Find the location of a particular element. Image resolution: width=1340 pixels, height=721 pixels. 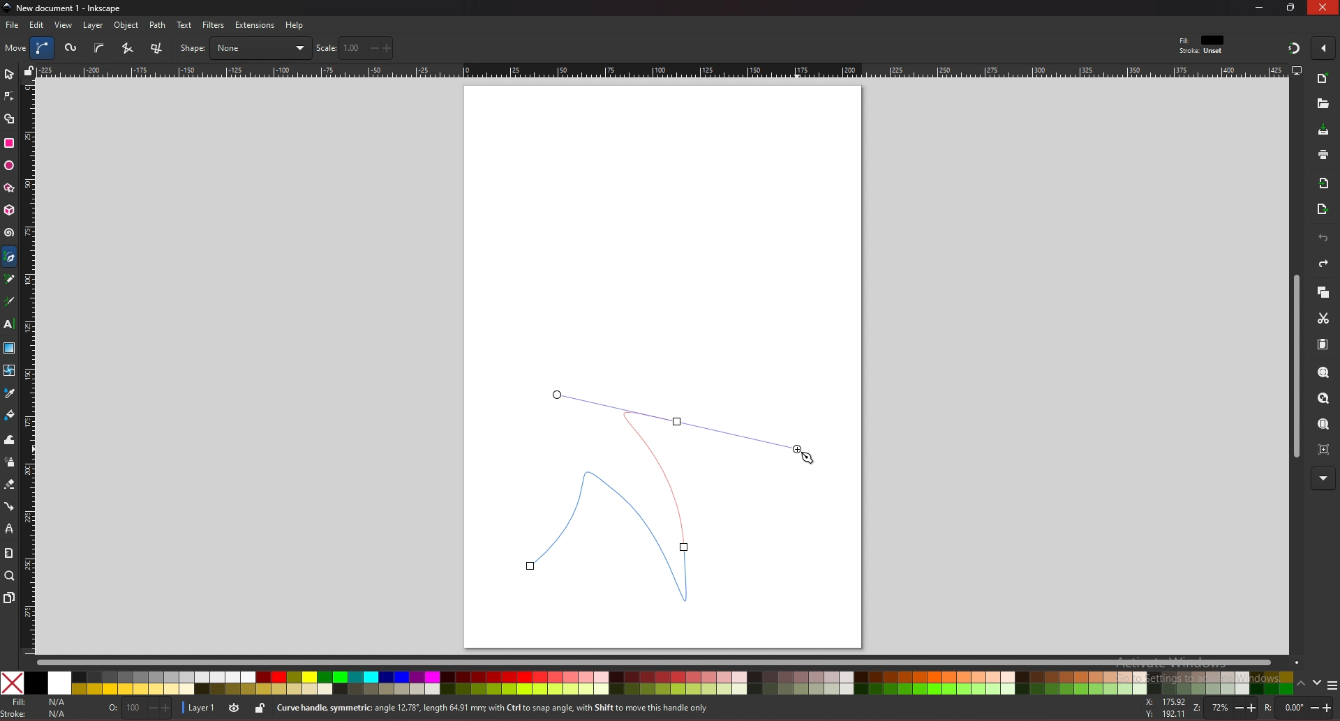

shape is located at coordinates (245, 48).